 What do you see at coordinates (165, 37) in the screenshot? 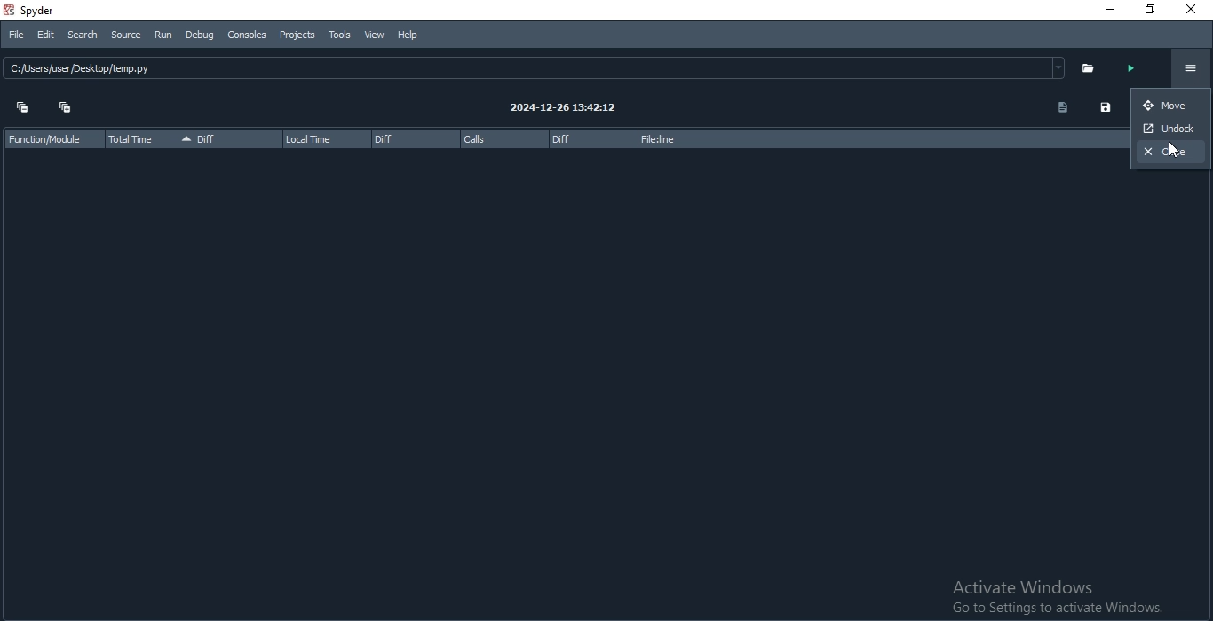
I see `Run` at bounding box center [165, 37].